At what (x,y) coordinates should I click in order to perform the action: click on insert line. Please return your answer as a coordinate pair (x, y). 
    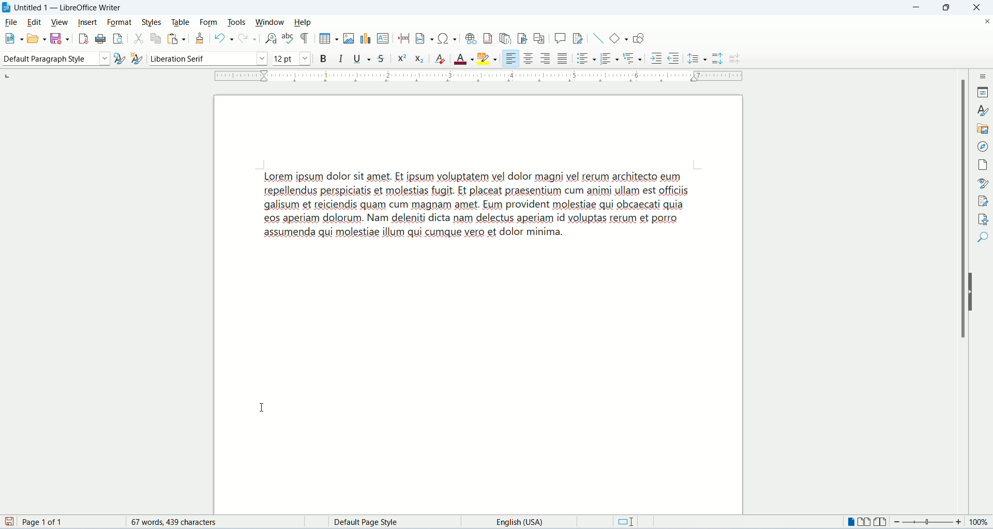
    Looking at the image, I should click on (598, 39).